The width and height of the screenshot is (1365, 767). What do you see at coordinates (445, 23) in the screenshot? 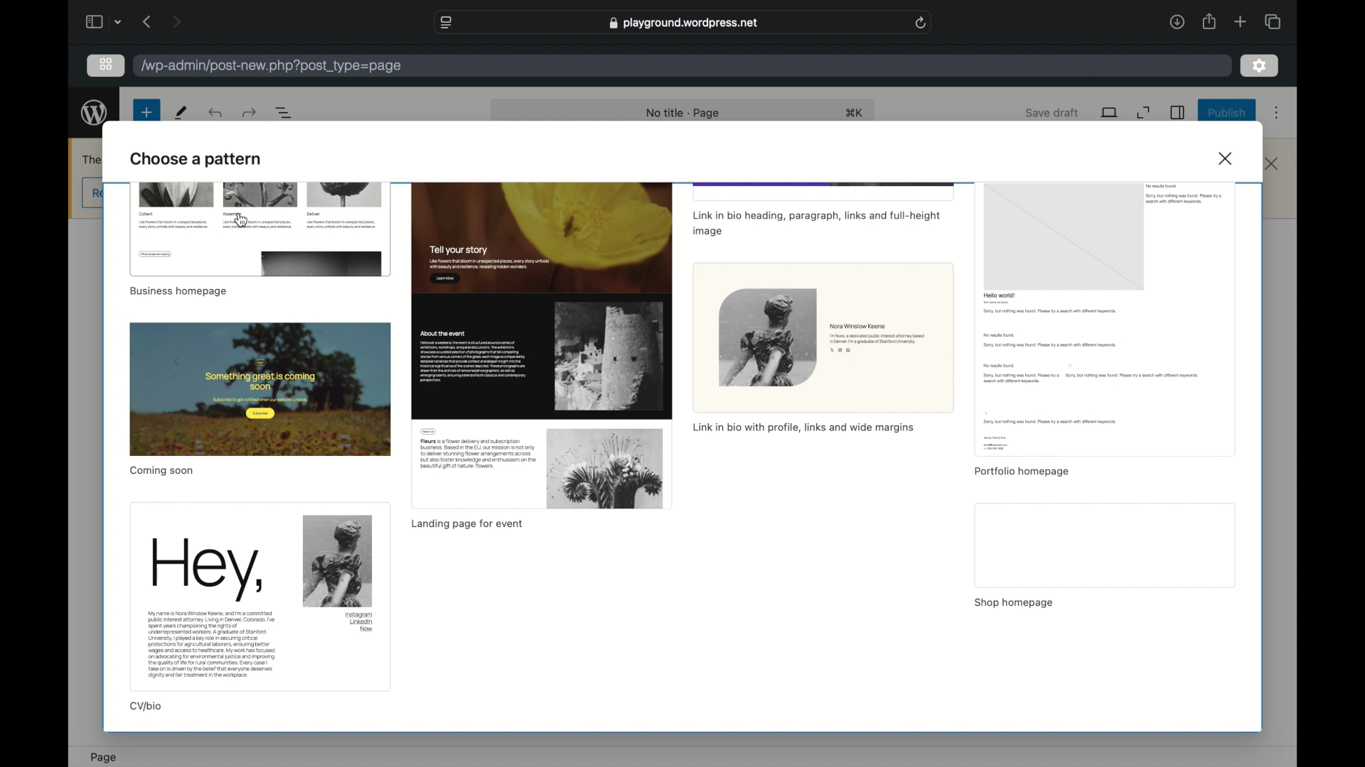
I see `website settings` at bounding box center [445, 23].